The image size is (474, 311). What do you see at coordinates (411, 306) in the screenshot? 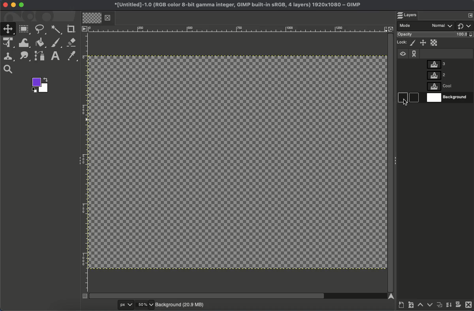
I see `Create new layer group` at bounding box center [411, 306].